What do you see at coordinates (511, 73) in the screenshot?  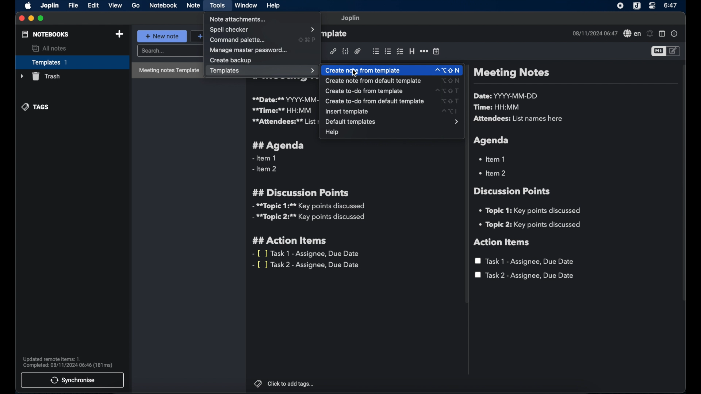 I see `meeting notes` at bounding box center [511, 73].